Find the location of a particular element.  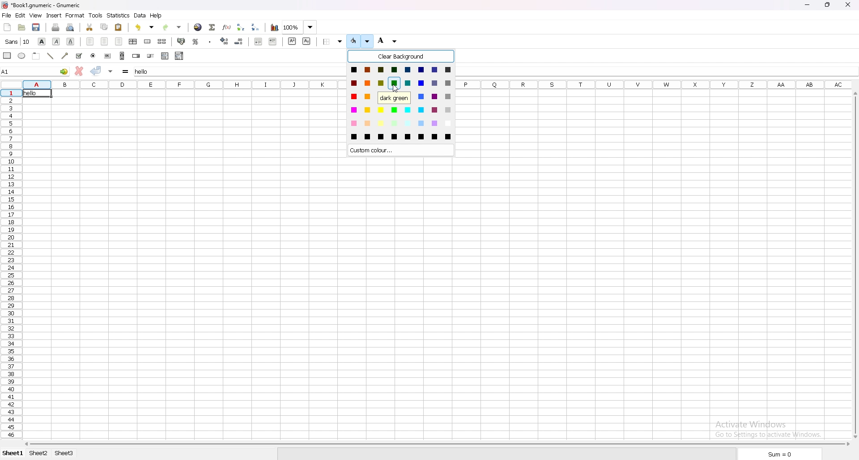

copy is located at coordinates (105, 26).